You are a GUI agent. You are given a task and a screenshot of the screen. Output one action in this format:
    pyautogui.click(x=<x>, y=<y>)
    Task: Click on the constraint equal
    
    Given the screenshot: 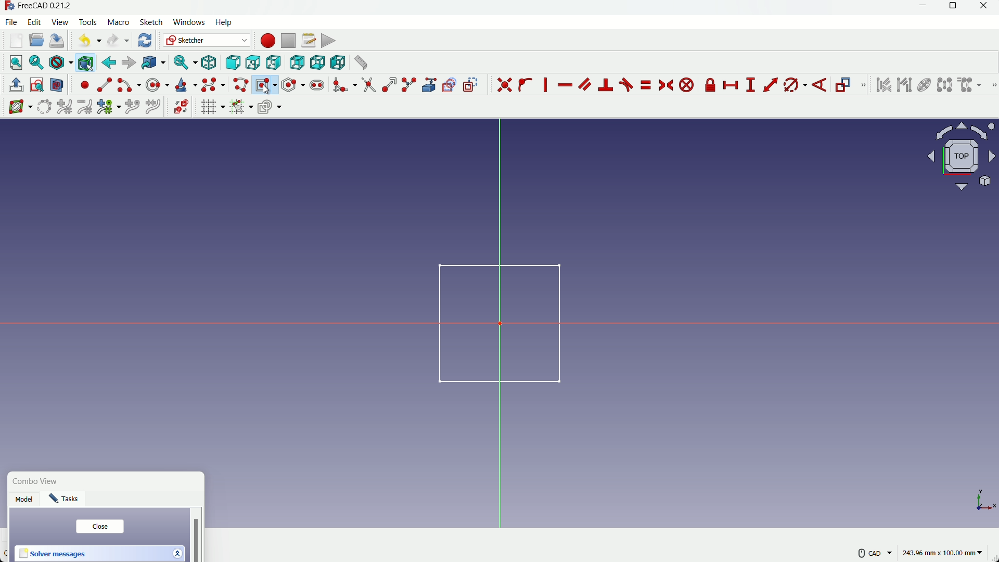 What is the action you would take?
    pyautogui.click(x=645, y=85)
    